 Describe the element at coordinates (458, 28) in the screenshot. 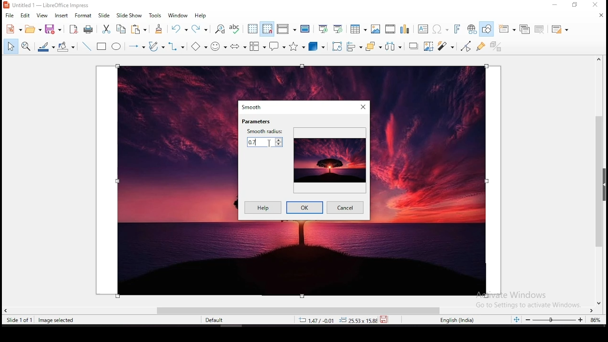

I see `insert fontwork text` at that location.